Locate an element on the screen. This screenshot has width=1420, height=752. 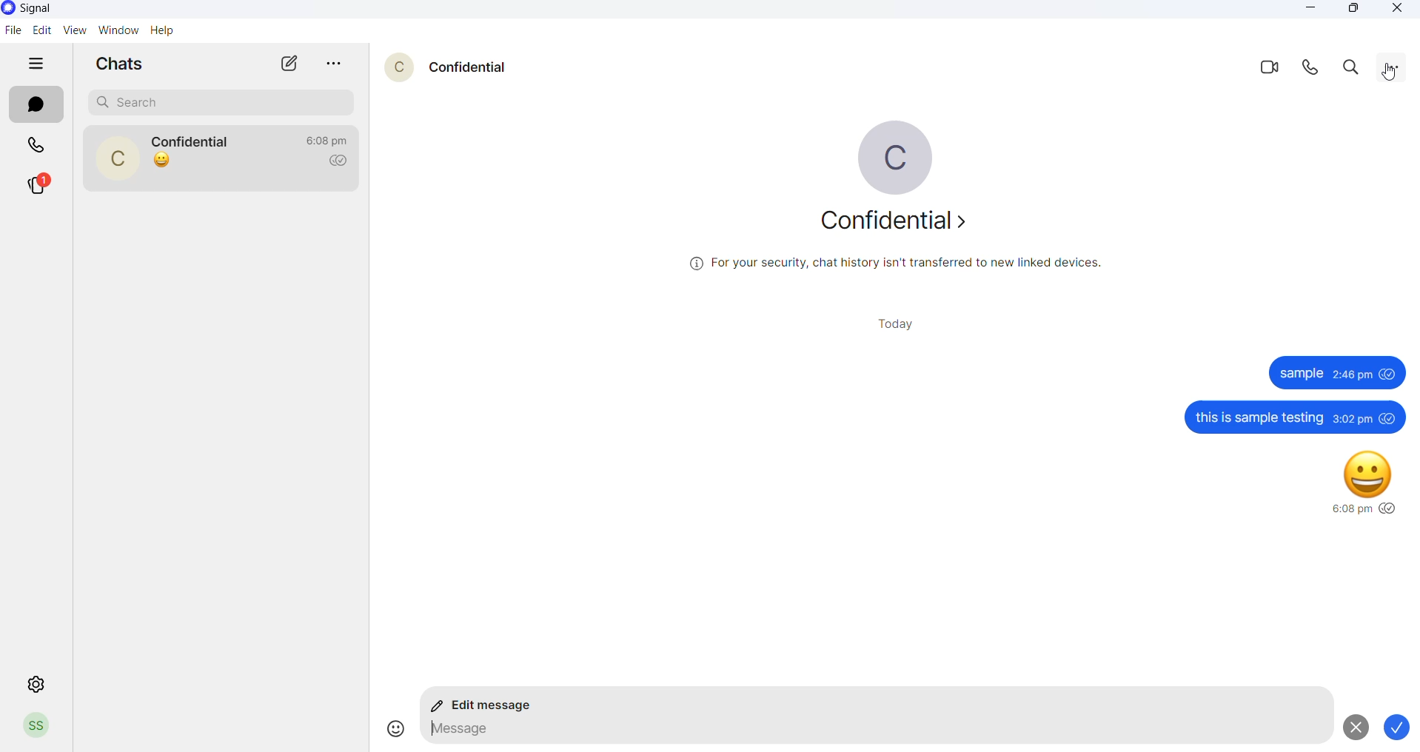
2:48 pm is located at coordinates (1353, 374).